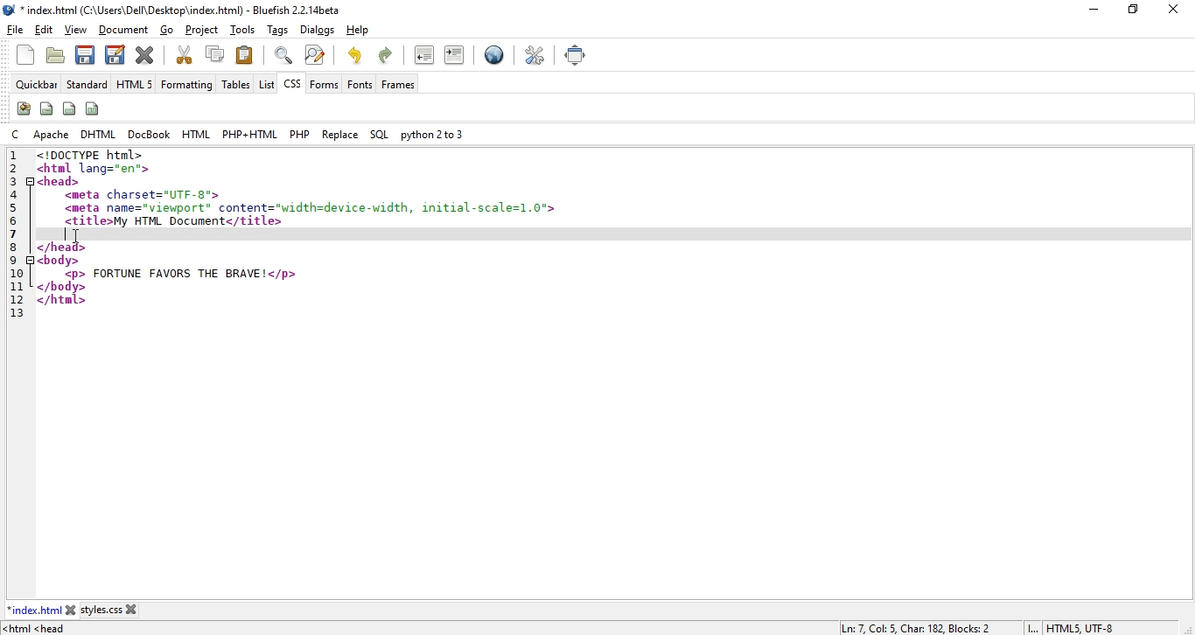 The image size is (1195, 635). Describe the element at coordinates (279, 31) in the screenshot. I see `tags` at that location.